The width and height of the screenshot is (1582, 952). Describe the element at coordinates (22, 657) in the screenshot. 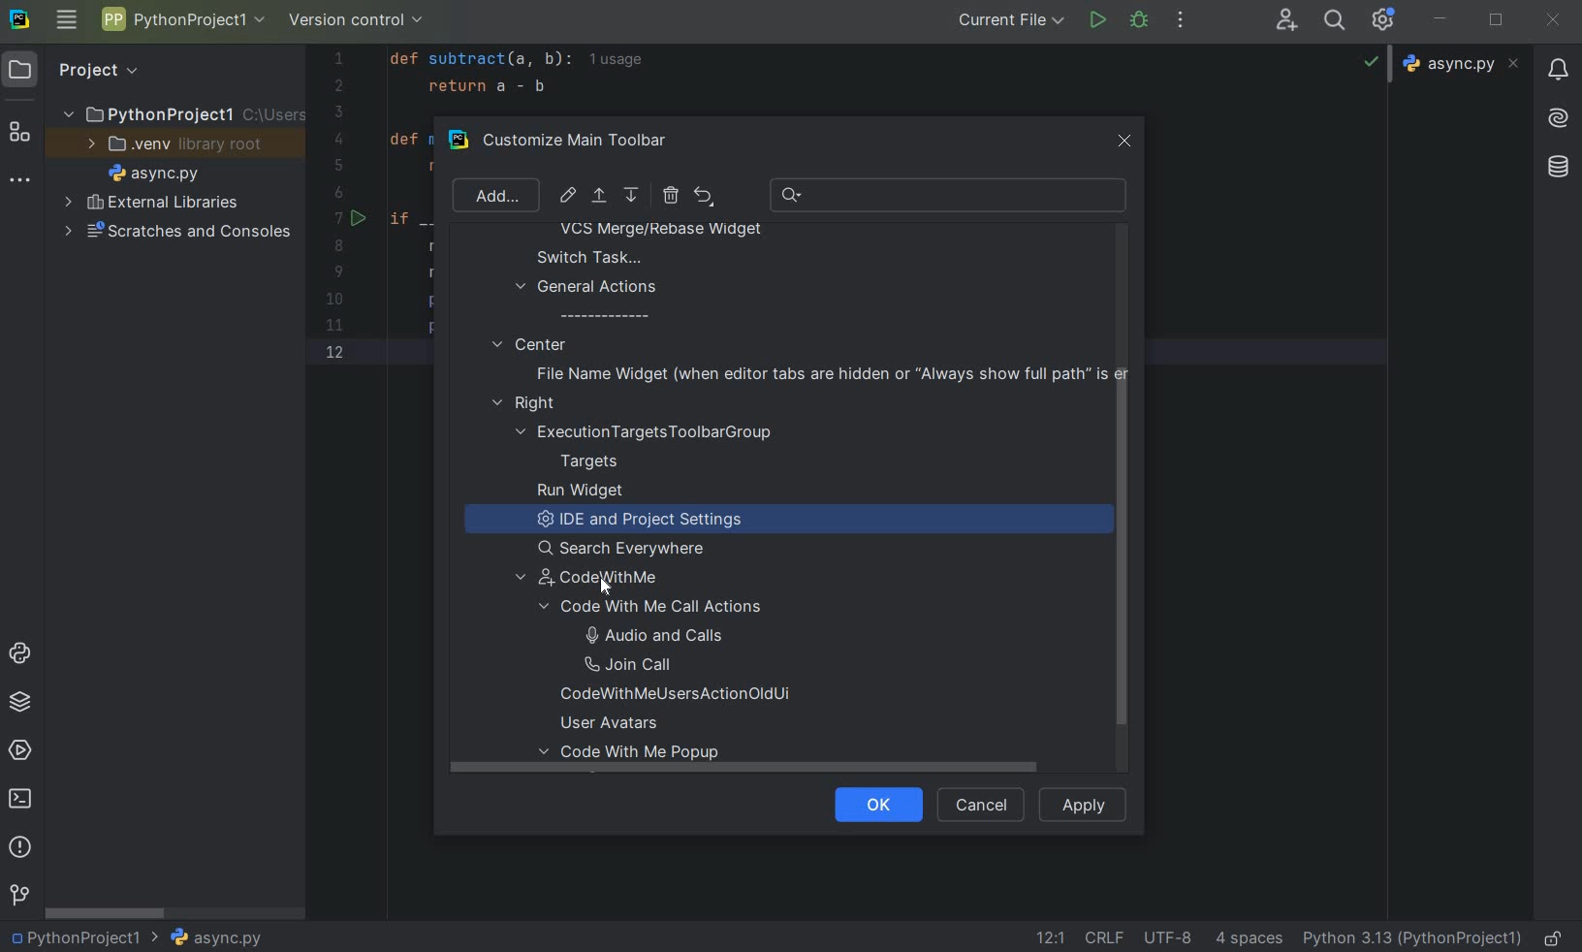

I see `PYTHON CONSOLE` at that location.